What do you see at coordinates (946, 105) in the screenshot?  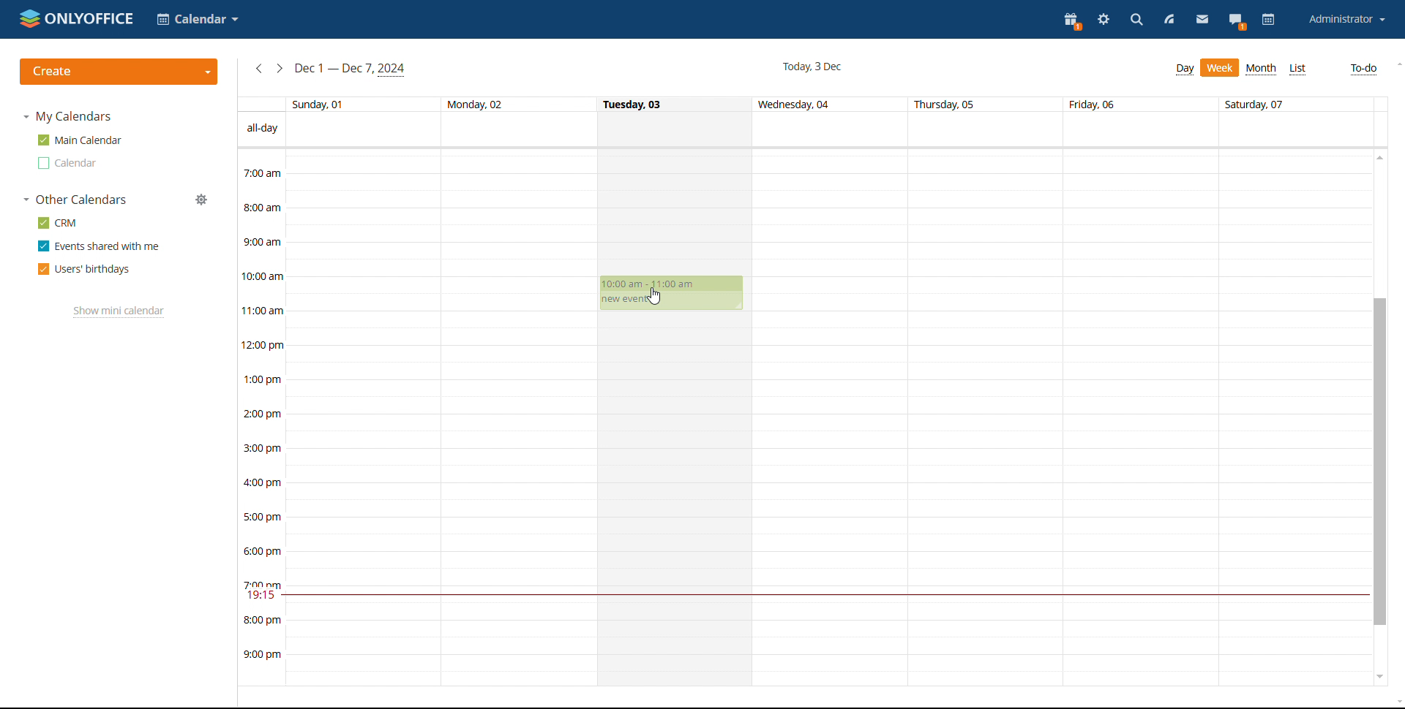 I see `Thursday, 05` at bounding box center [946, 105].